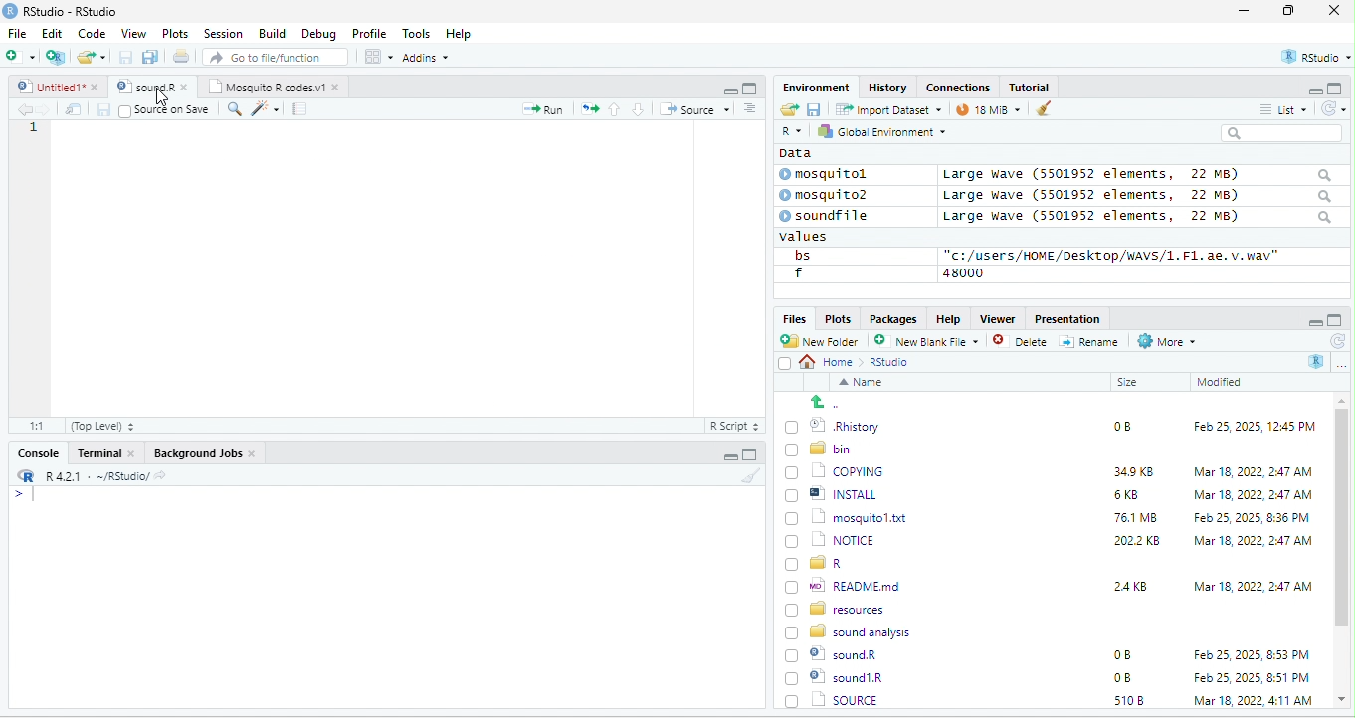 Image resolution: width=1355 pixels, height=718 pixels. What do you see at coordinates (54, 33) in the screenshot?
I see `Edit` at bounding box center [54, 33].